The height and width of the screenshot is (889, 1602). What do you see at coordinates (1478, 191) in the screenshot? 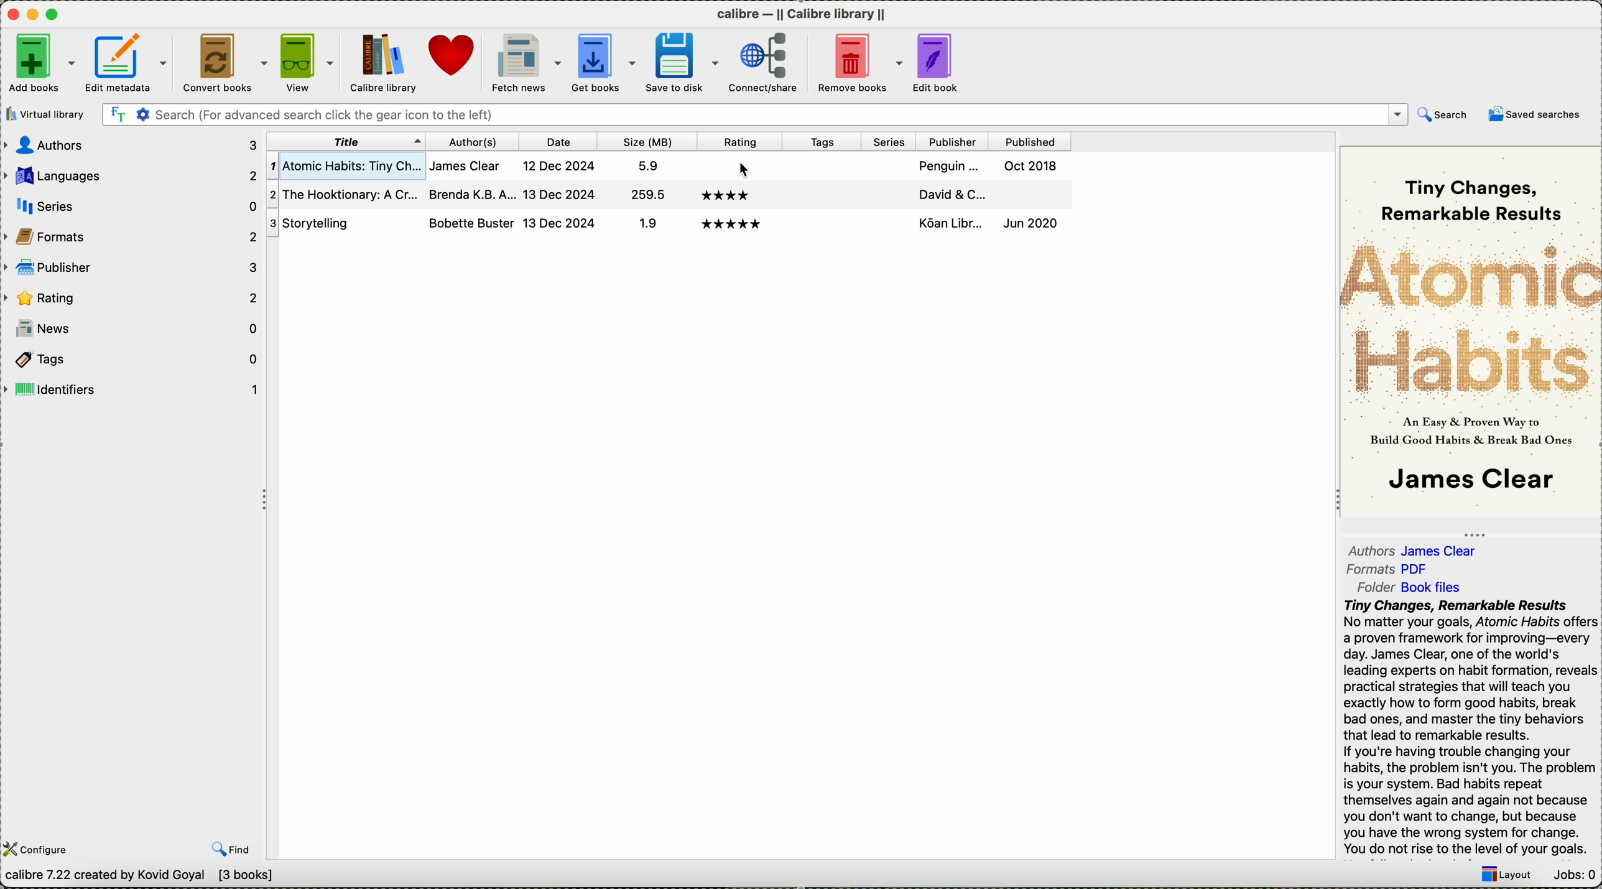
I see `Tiny Changes, Remarkable Results` at bounding box center [1478, 191].